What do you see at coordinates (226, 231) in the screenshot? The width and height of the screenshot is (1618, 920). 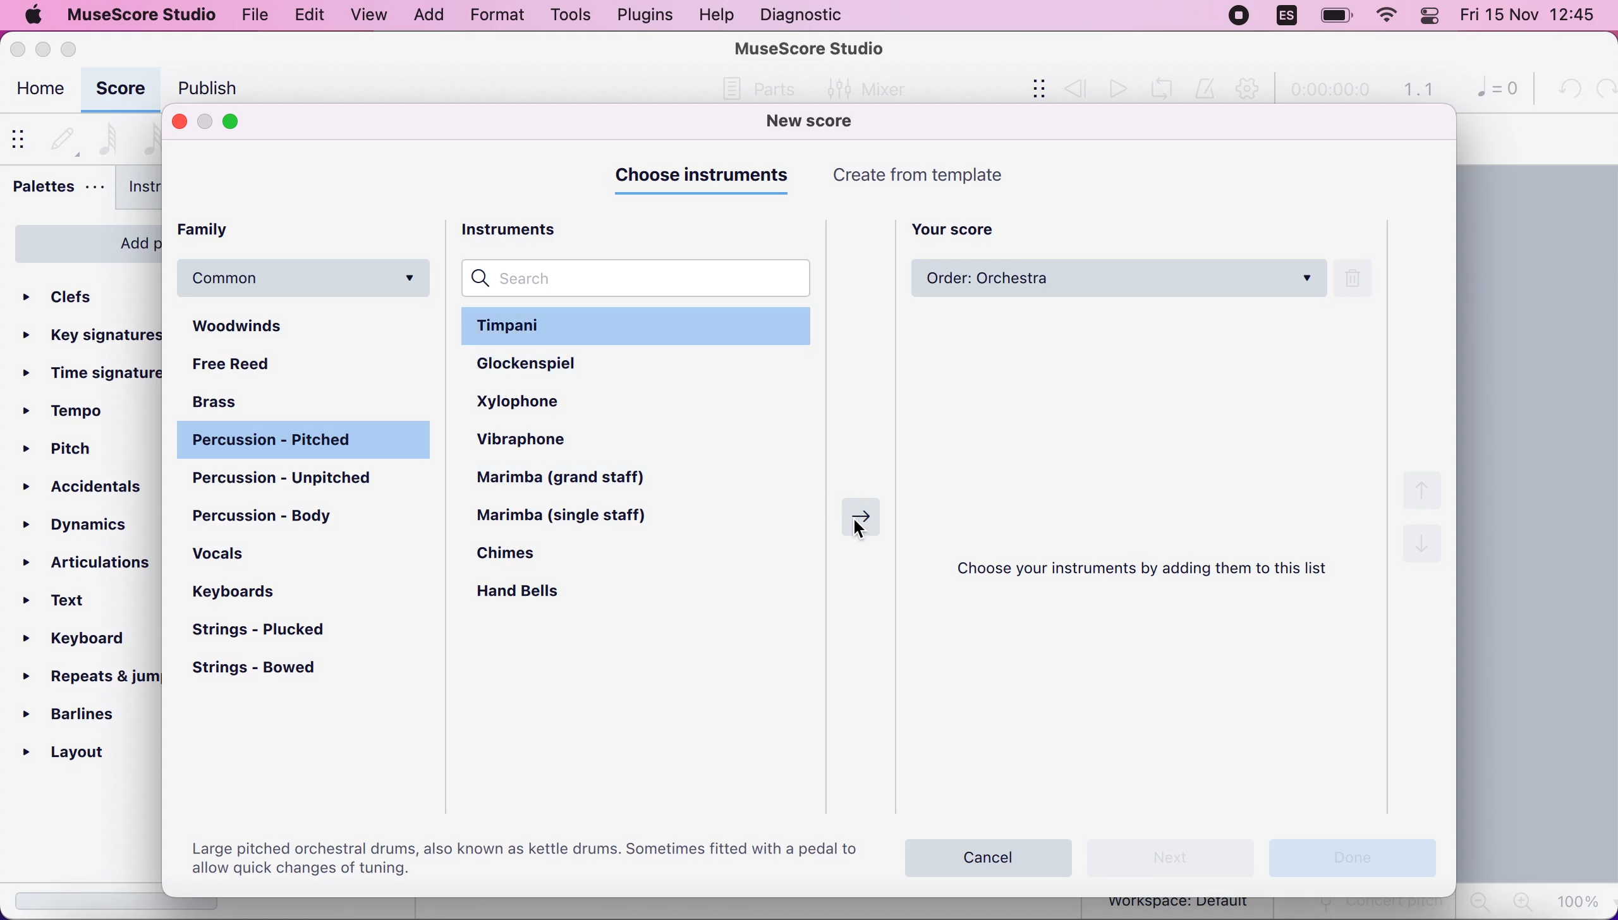 I see `family` at bounding box center [226, 231].